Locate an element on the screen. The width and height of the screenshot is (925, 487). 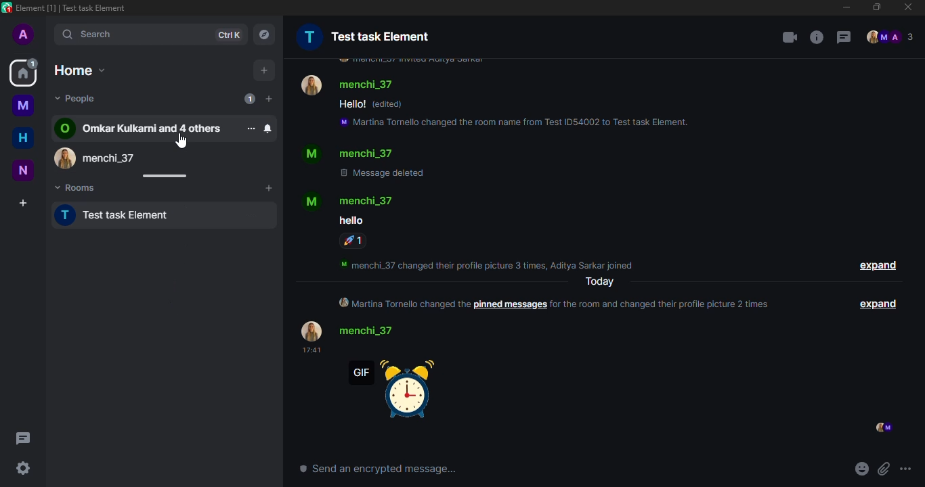
17:41 is located at coordinates (311, 350).